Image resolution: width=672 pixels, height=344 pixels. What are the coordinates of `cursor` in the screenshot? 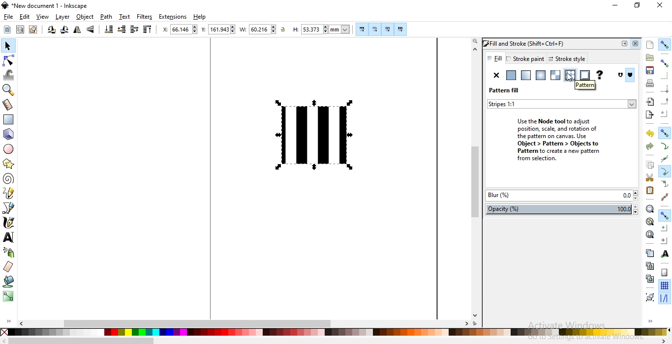 It's located at (573, 78).